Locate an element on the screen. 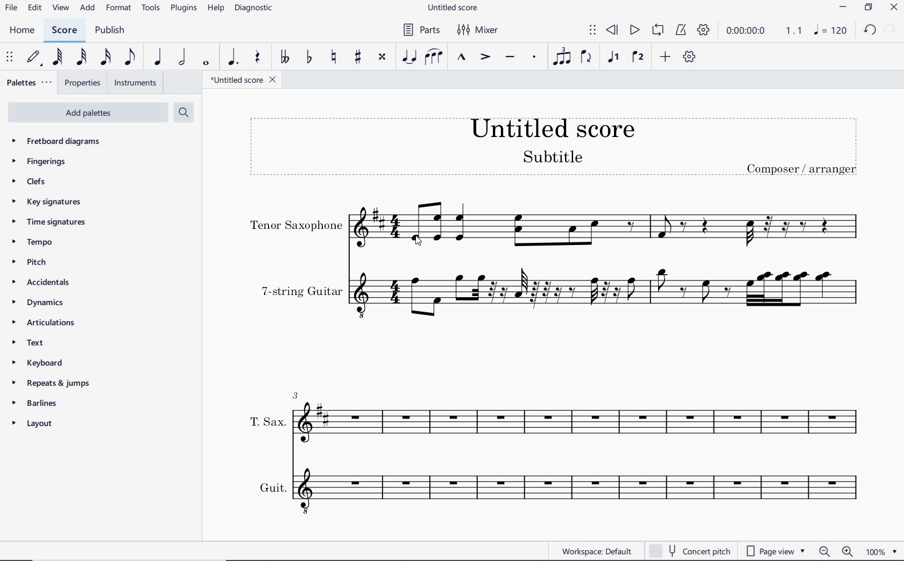 The width and height of the screenshot is (904, 561). TOGGLE NATURAL is located at coordinates (334, 57).